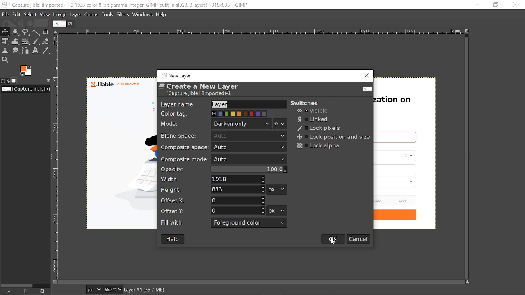  Describe the element at coordinates (237, 201) in the screenshot. I see `Offset X` at that location.